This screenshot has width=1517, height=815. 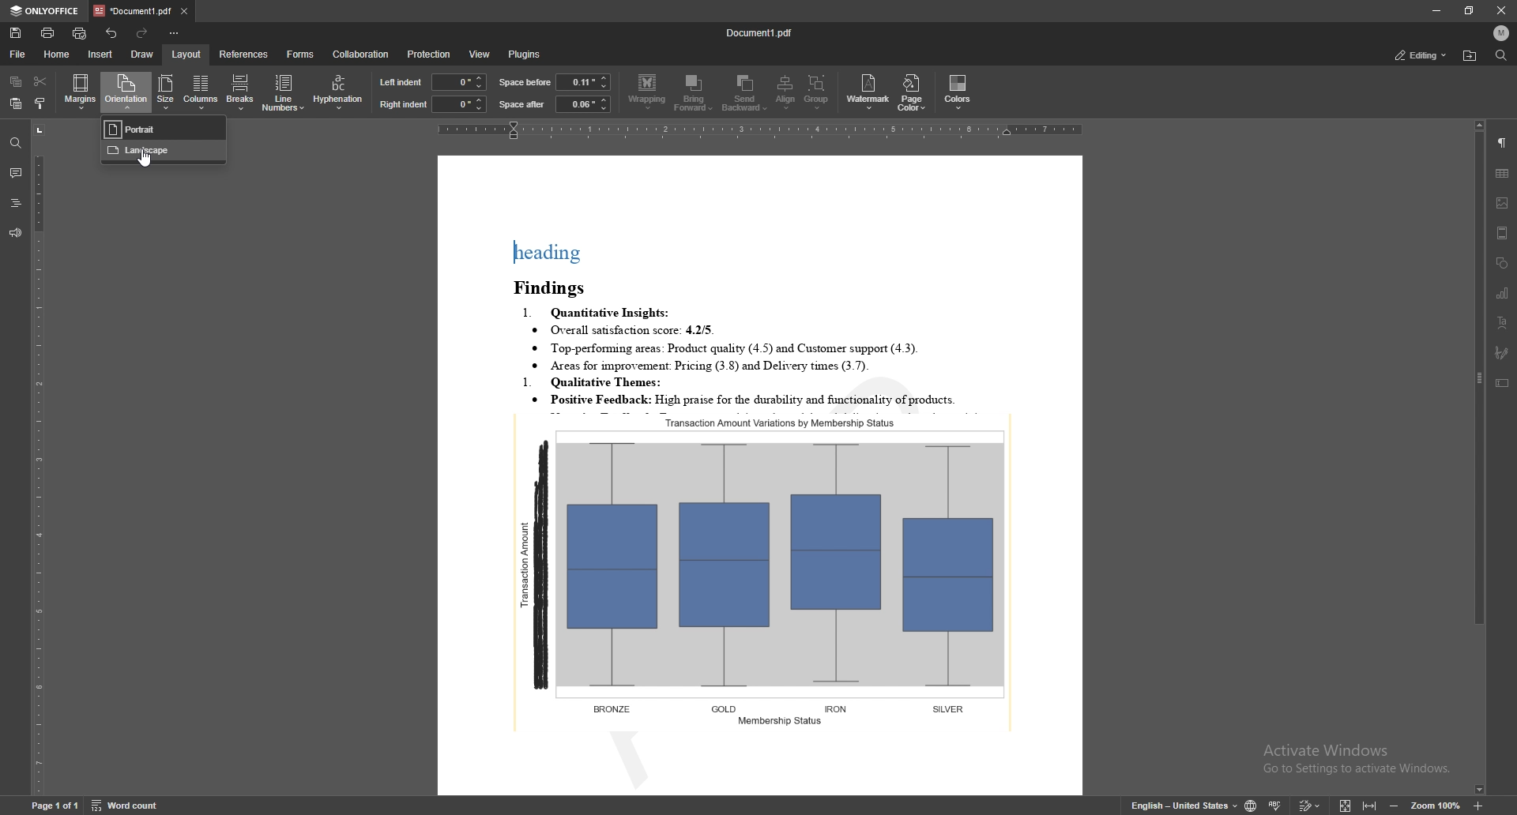 I want to click on close, so click(x=1498, y=10).